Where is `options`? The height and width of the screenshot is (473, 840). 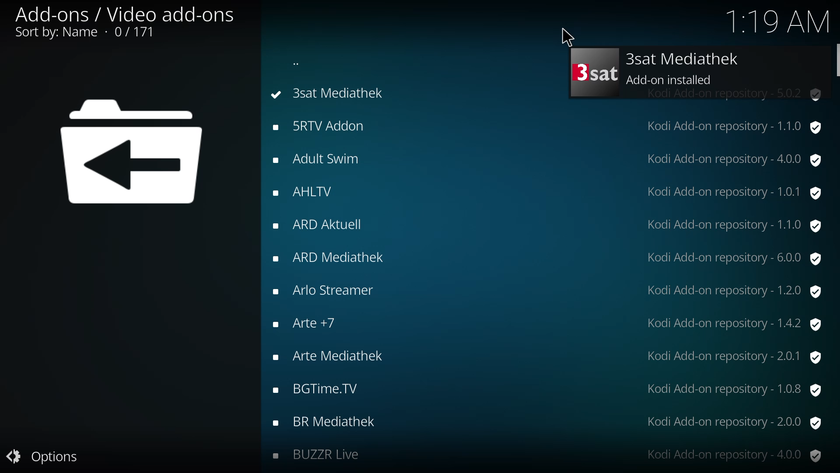
options is located at coordinates (46, 455).